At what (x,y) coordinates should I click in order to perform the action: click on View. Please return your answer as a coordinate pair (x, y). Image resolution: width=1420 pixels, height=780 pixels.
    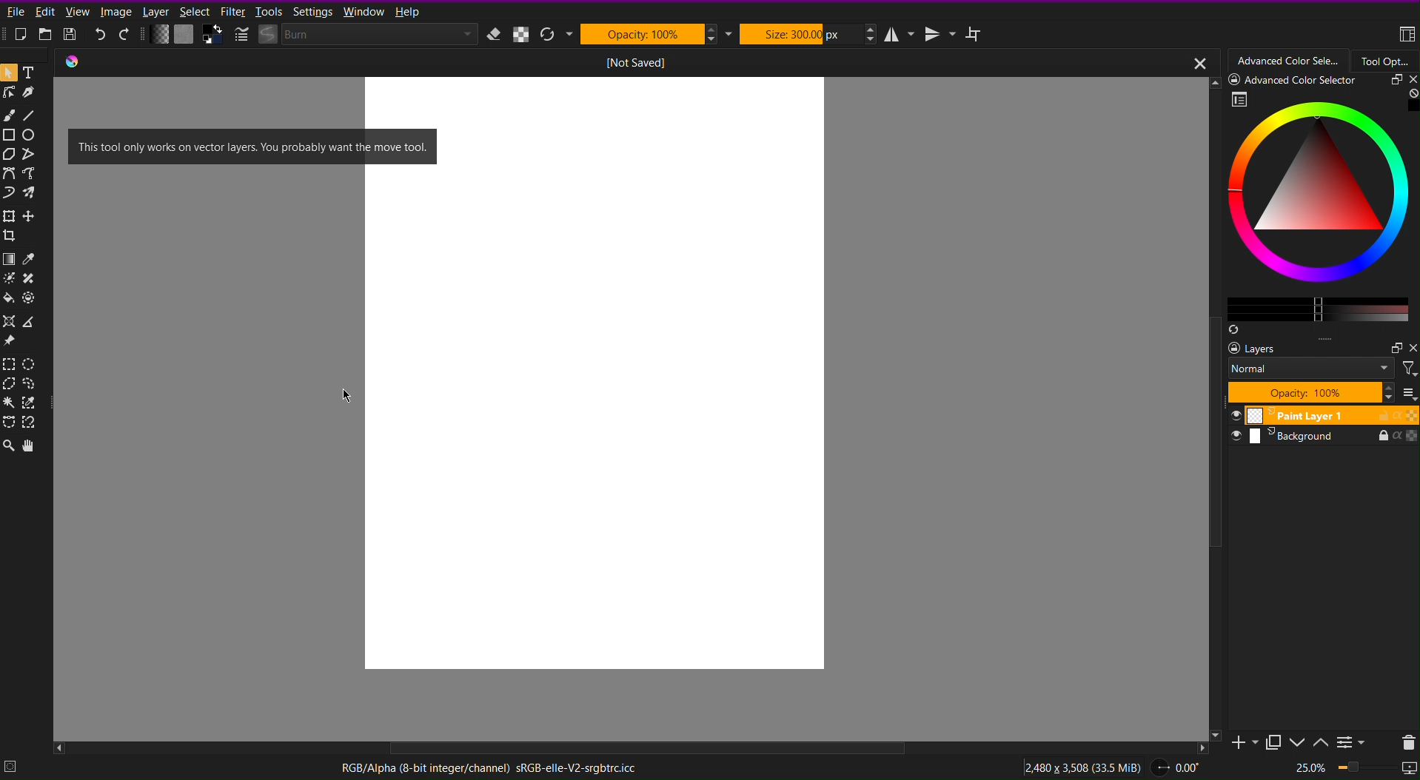
    Looking at the image, I should click on (79, 13).